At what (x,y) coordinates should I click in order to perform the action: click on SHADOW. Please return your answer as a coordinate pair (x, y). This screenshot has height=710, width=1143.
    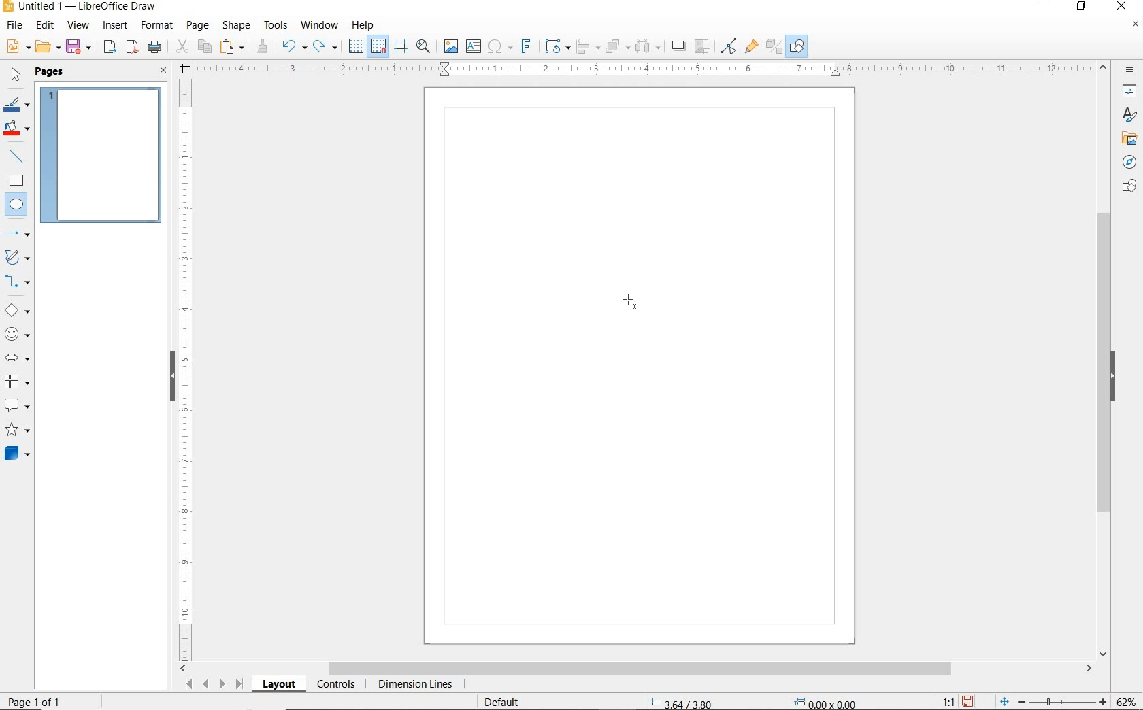
    Looking at the image, I should click on (679, 48).